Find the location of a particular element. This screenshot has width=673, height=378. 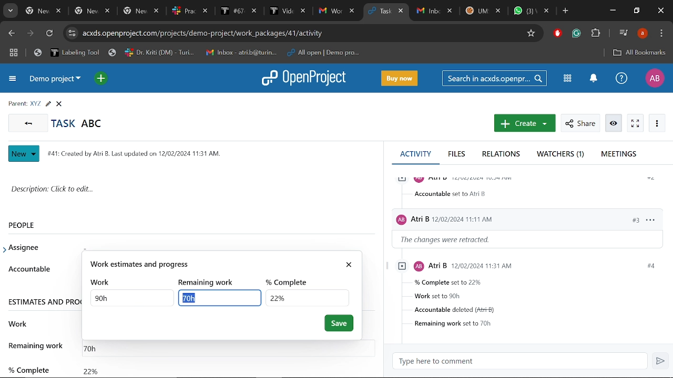

Grmmarly is located at coordinates (577, 35).